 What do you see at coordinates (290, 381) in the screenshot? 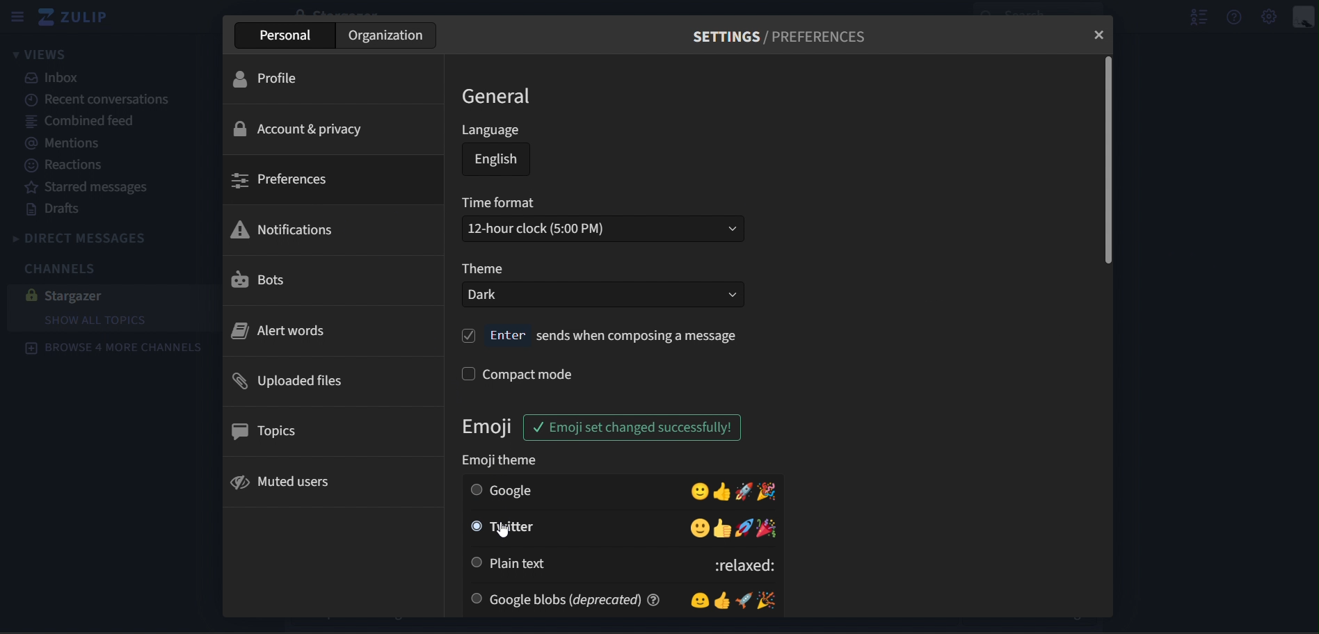
I see `uploaded files` at bounding box center [290, 381].